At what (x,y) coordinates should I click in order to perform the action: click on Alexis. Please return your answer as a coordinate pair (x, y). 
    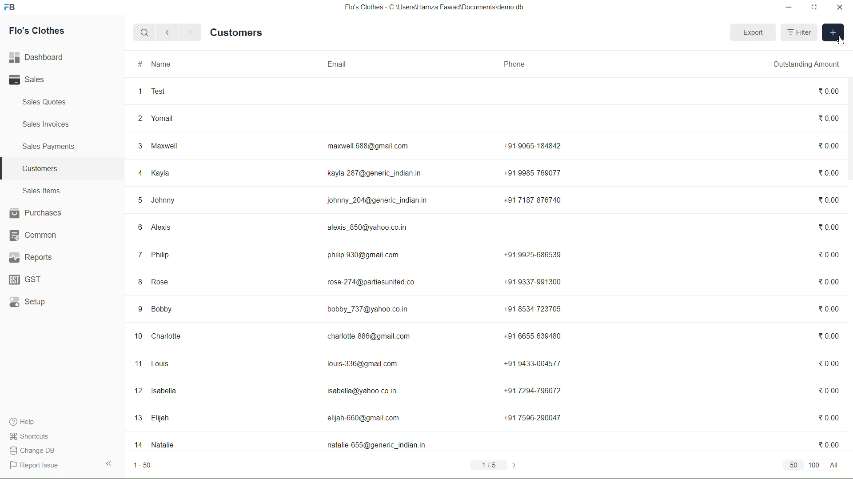
    Looking at the image, I should click on (163, 227).